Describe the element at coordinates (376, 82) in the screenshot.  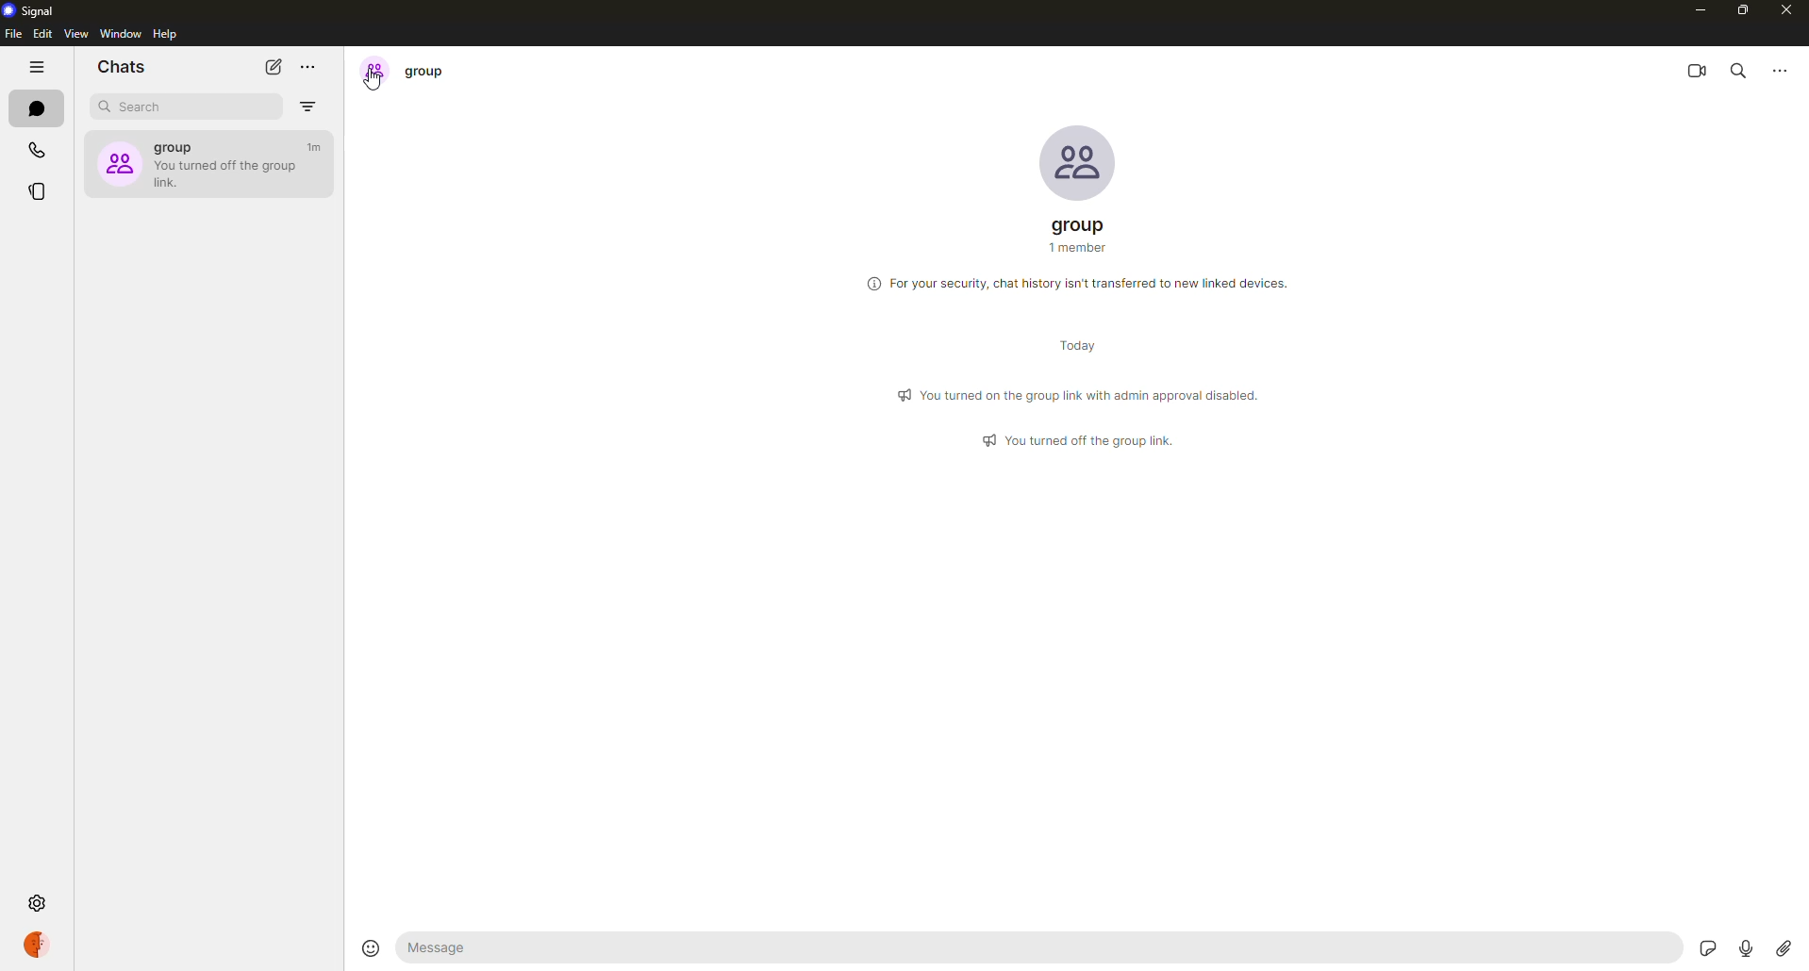
I see `cursor` at that location.